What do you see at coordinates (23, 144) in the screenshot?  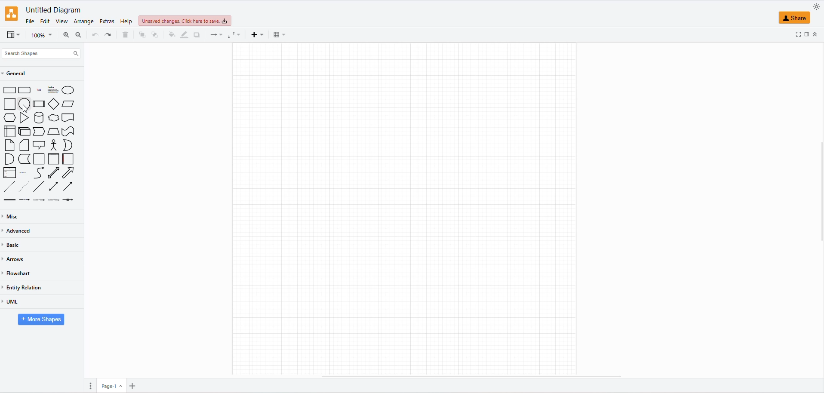 I see `CARD` at bounding box center [23, 144].